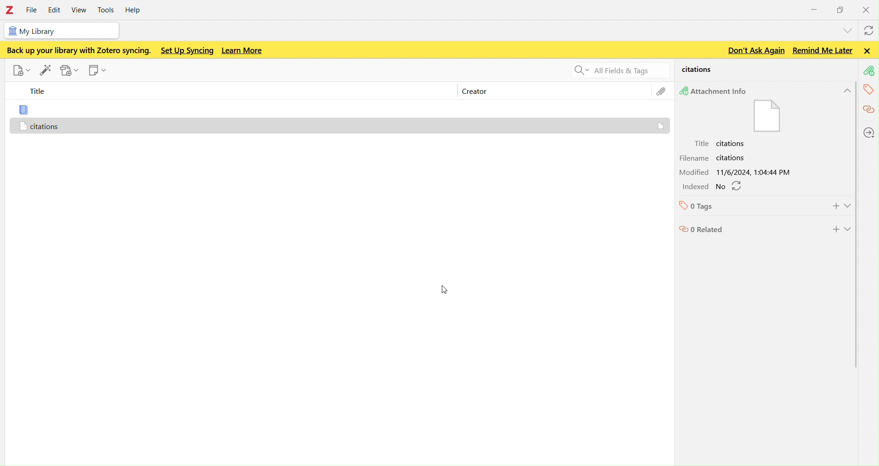 Image resolution: width=879 pixels, height=466 pixels. What do you see at coordinates (618, 70) in the screenshot?
I see `Search all fields and tags` at bounding box center [618, 70].